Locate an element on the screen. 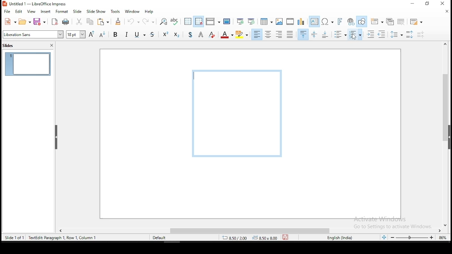 The height and width of the screenshot is (254, 452). icon and filename is located at coordinates (37, 4).